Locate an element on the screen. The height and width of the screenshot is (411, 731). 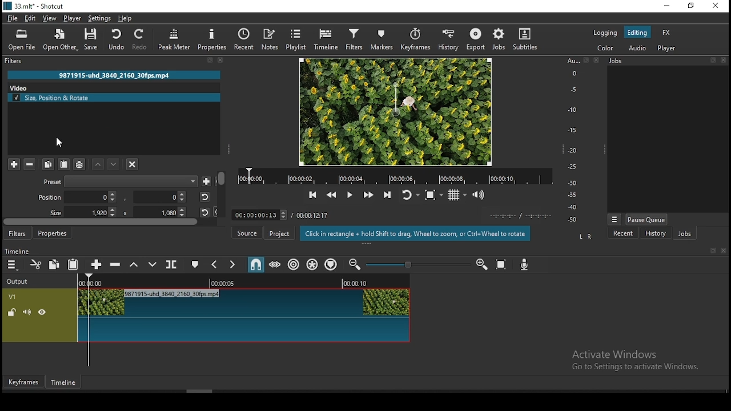
restore is located at coordinates (689, 7).